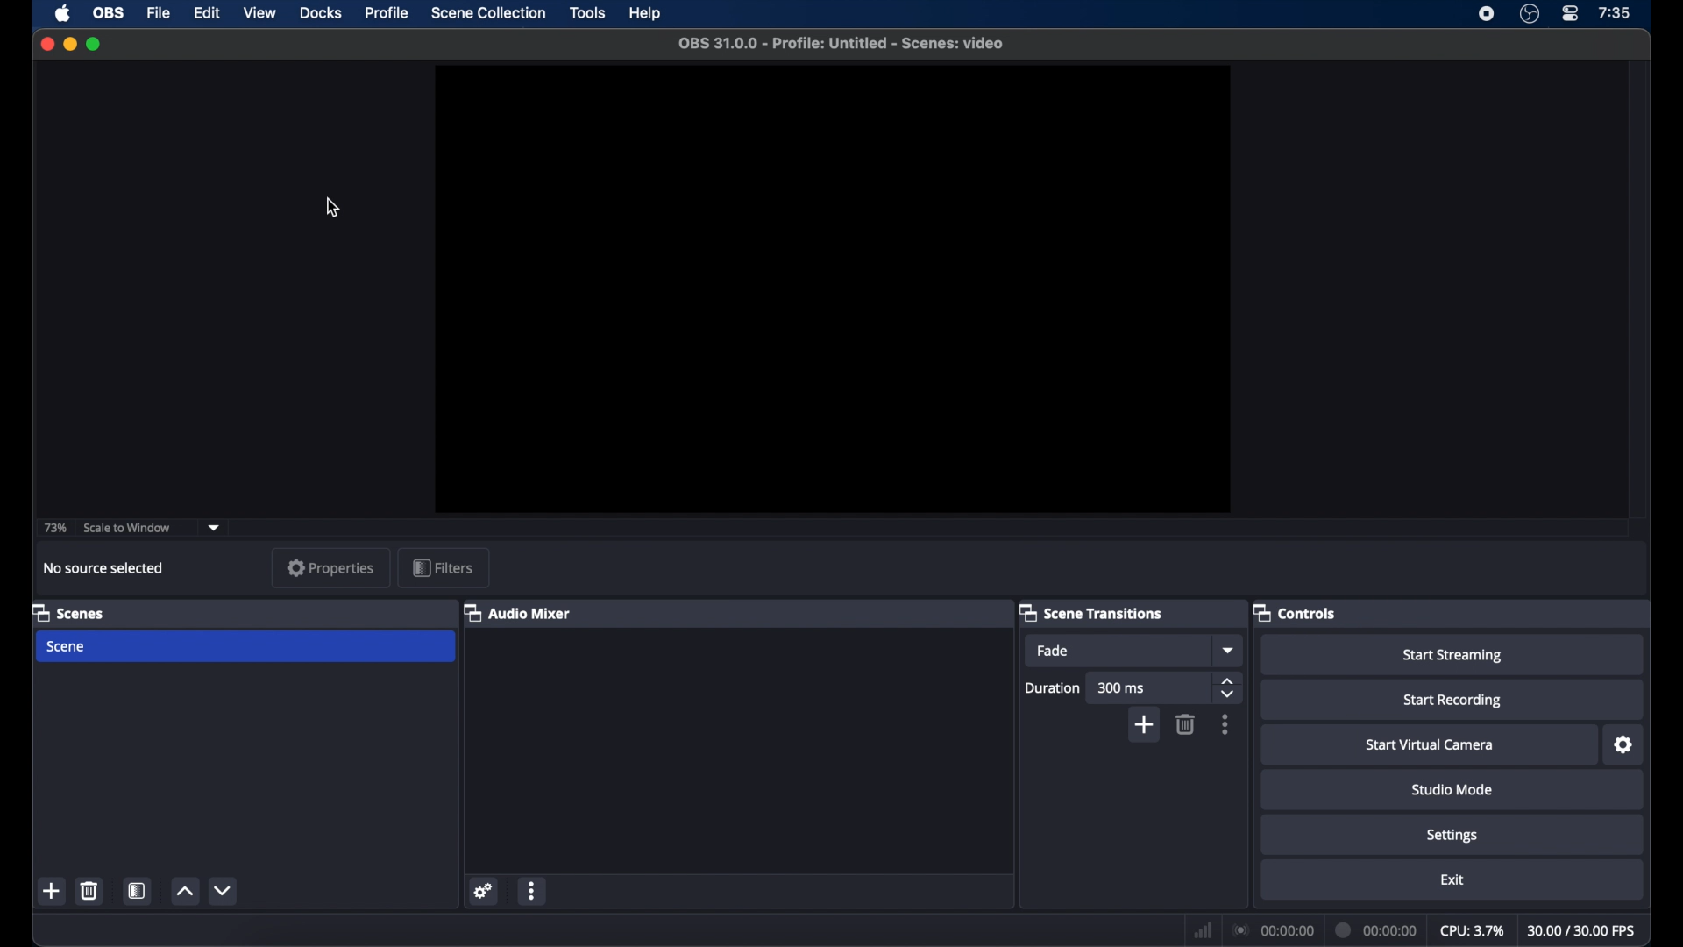  What do you see at coordinates (485, 891) in the screenshot?
I see `audio mixer settings` at bounding box center [485, 891].